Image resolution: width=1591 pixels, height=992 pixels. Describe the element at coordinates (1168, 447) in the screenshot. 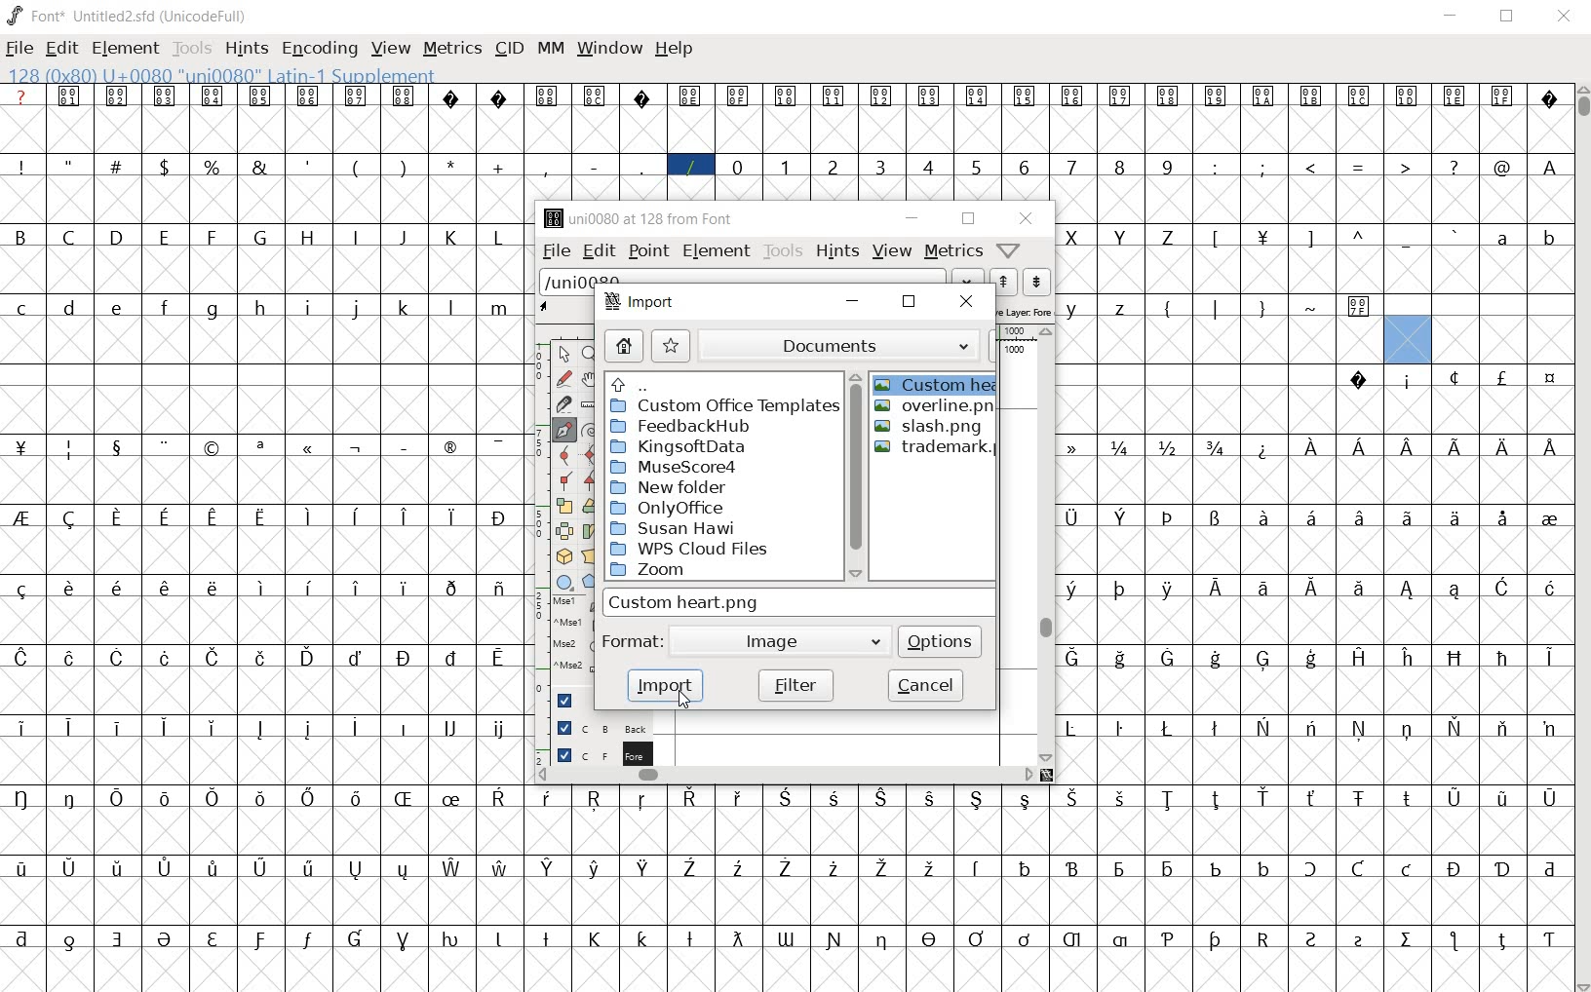

I see `glyph` at that location.